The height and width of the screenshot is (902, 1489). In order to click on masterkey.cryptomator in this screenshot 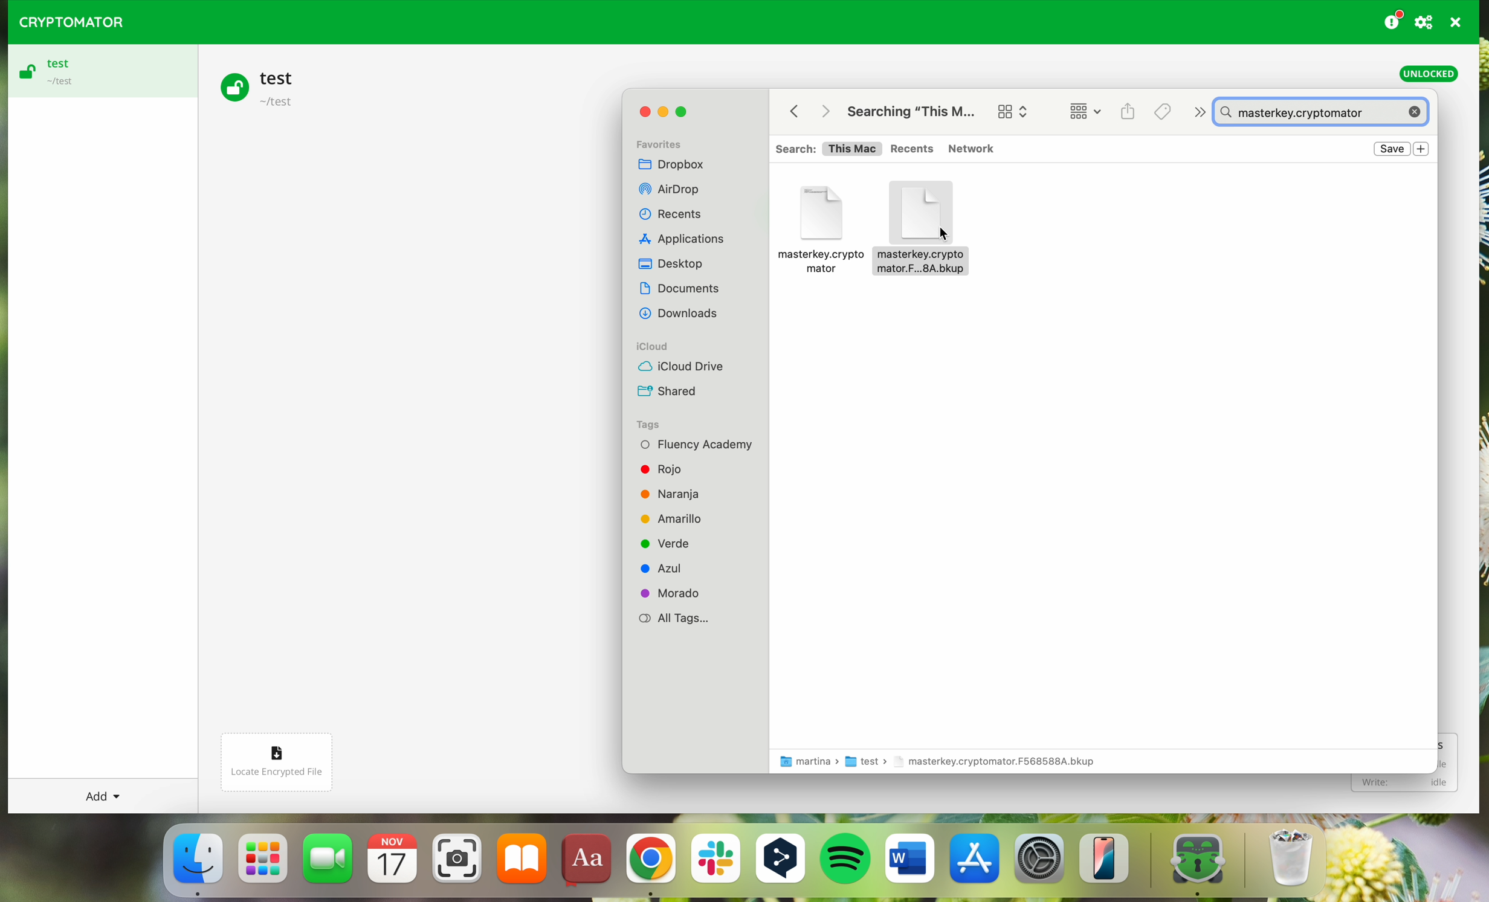, I will do `click(1325, 113)`.